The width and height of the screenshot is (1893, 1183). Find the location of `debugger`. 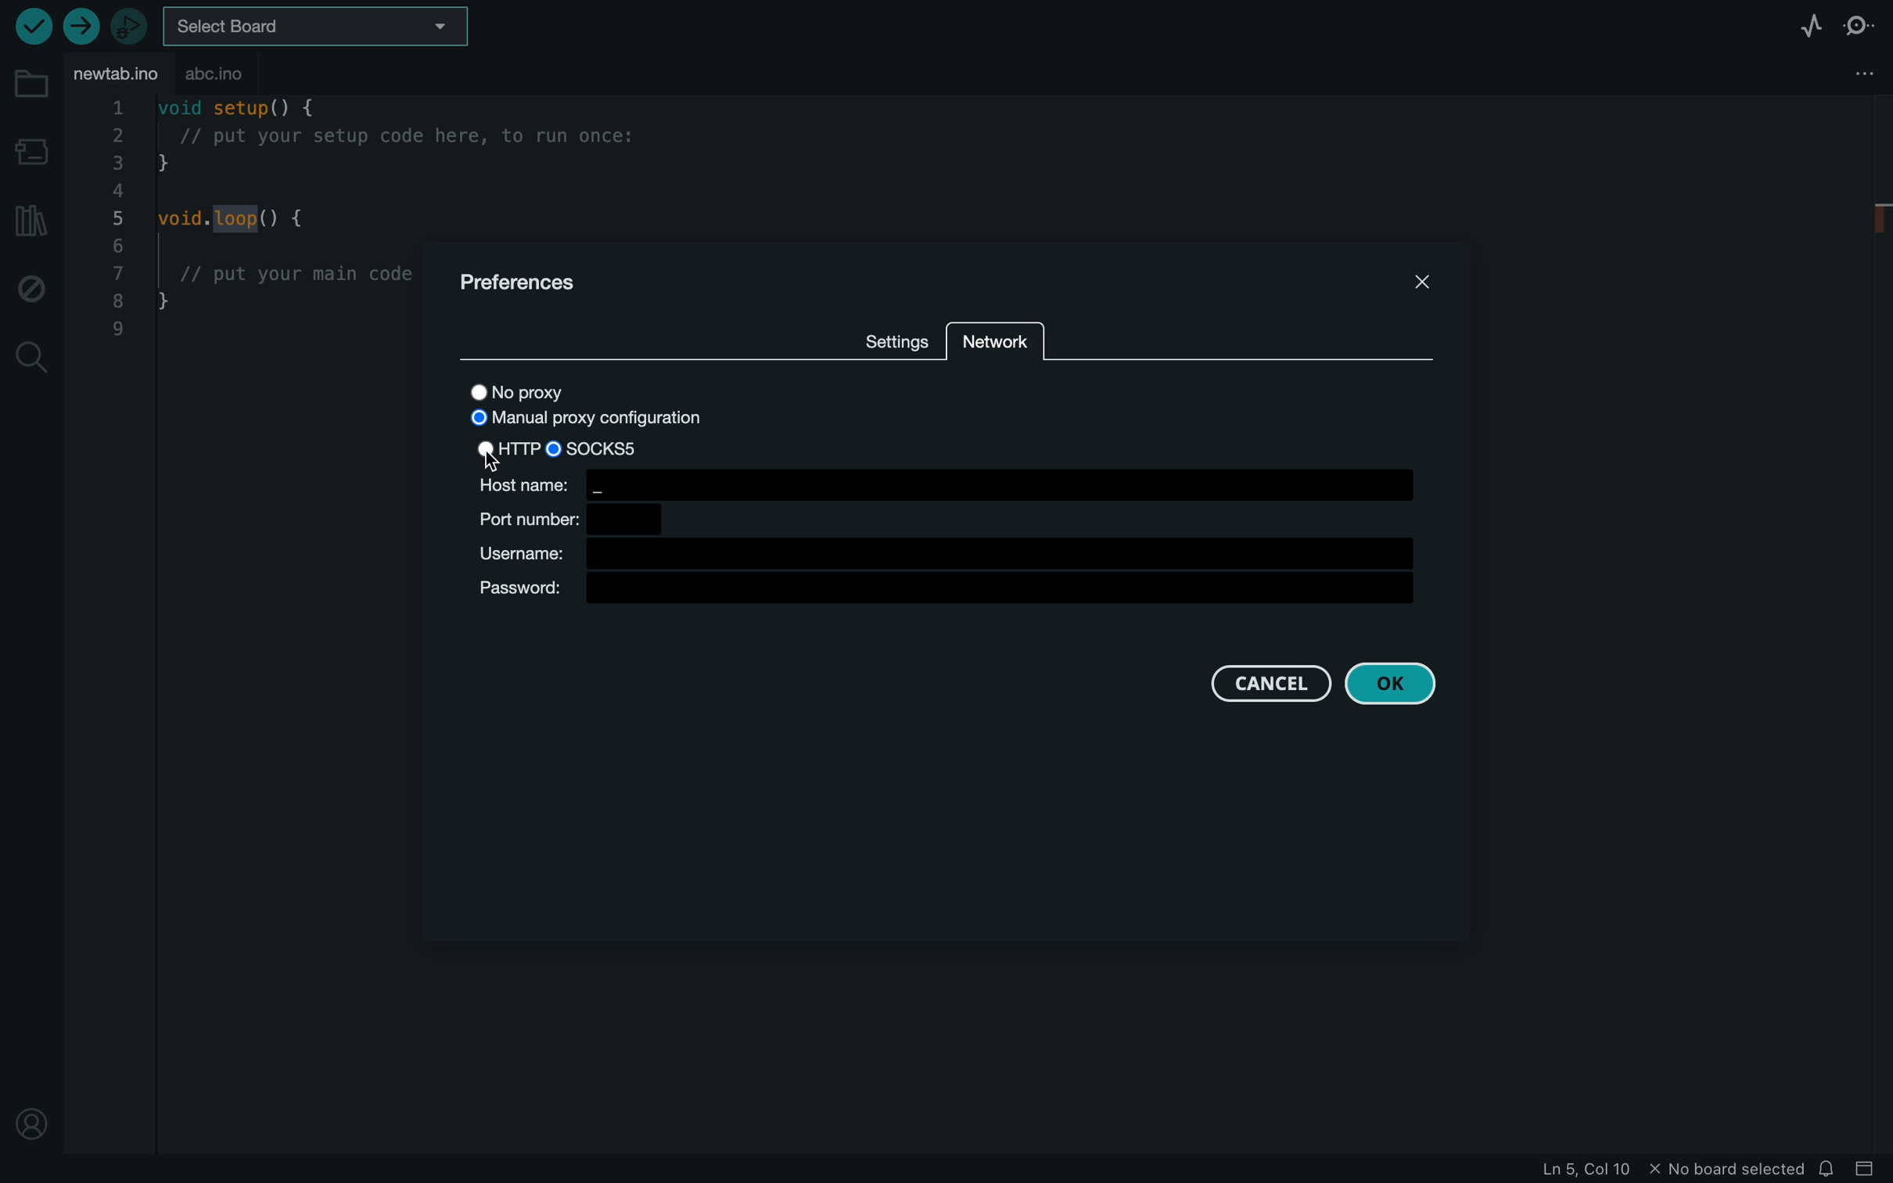

debugger is located at coordinates (129, 25).